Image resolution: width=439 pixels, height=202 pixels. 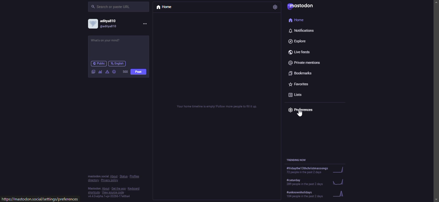 I want to click on website, so click(x=41, y=199).